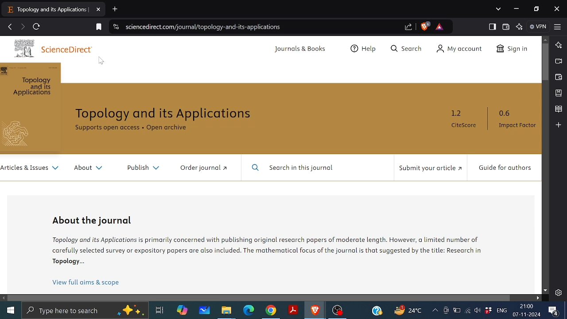 The image size is (567, 319). Describe the element at coordinates (270, 253) in the screenshot. I see `Topology and its Applications is primarily concerned with publishing original research papers of moderate length. However, a limited number of
carefully selected survey or expository papers are also included. The mathematical focus of the journal is that suggested by the title: Research in
Topology...` at that location.